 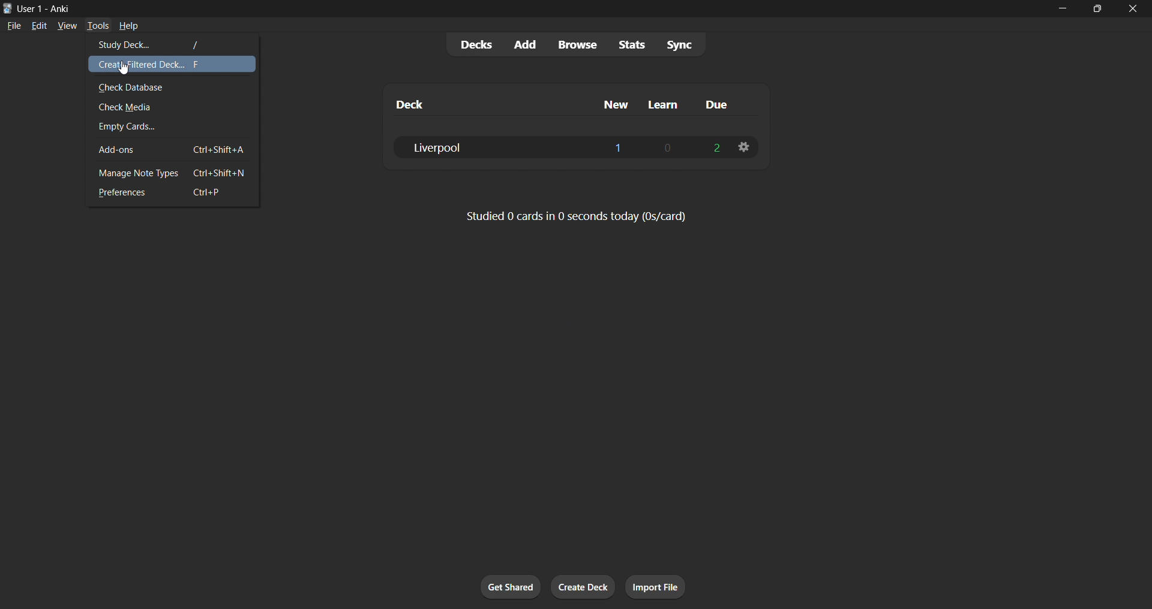 I want to click on decks, so click(x=472, y=45).